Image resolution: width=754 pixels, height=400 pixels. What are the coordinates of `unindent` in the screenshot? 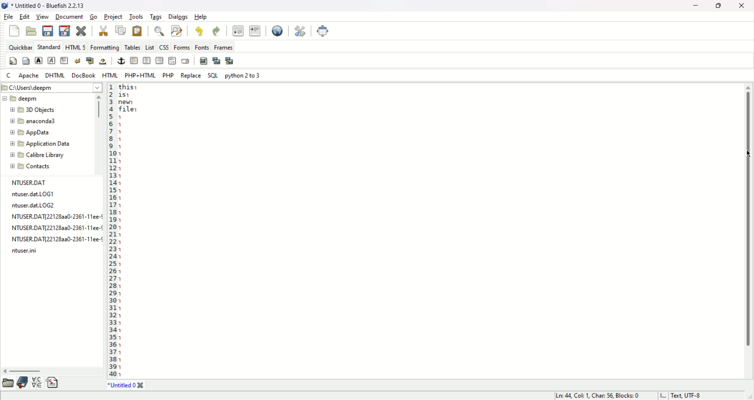 It's located at (238, 31).